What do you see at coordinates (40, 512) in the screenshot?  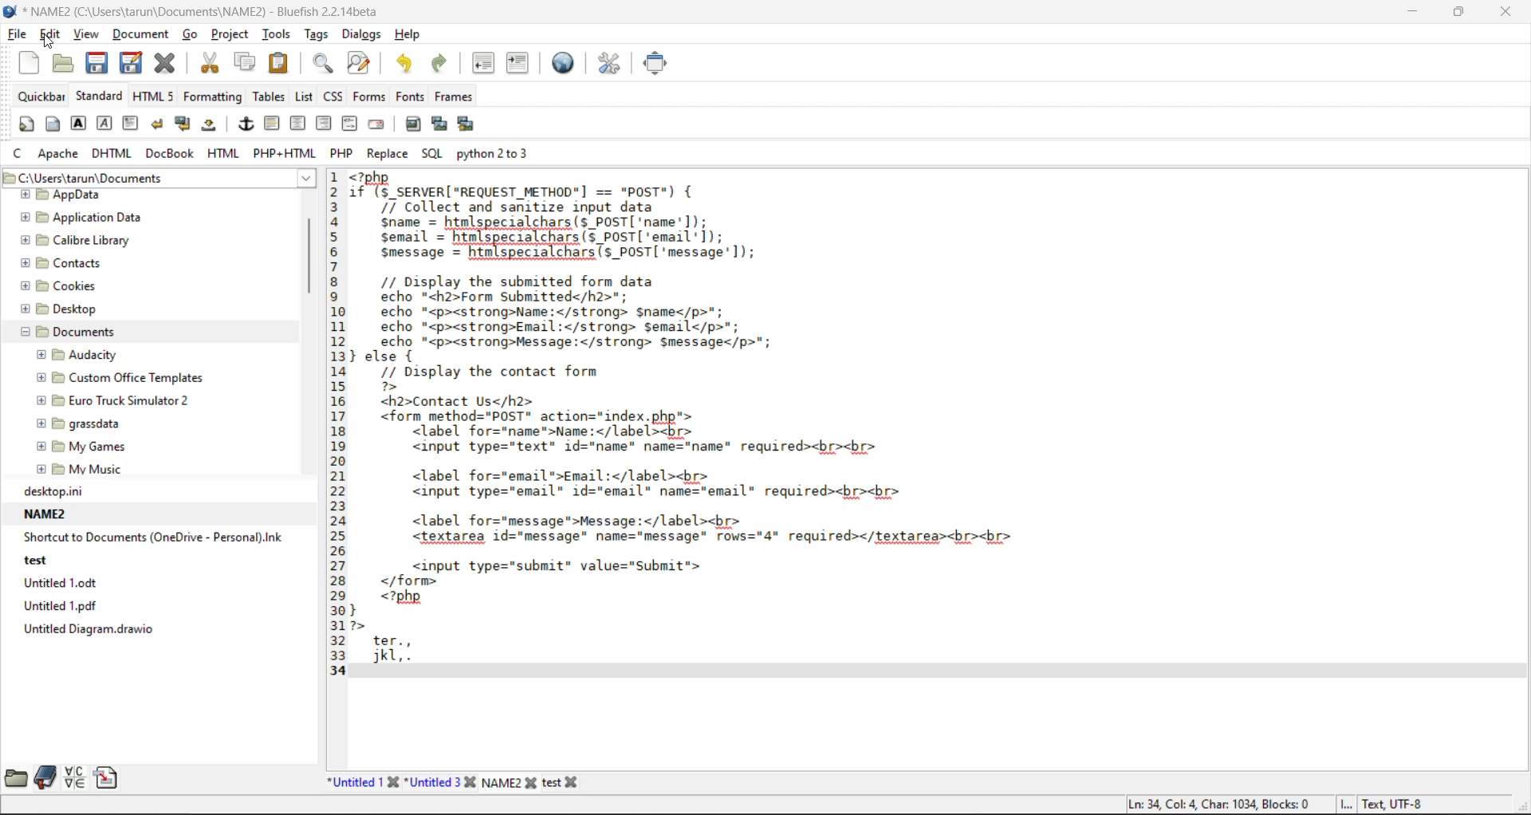 I see `NAME2` at bounding box center [40, 512].